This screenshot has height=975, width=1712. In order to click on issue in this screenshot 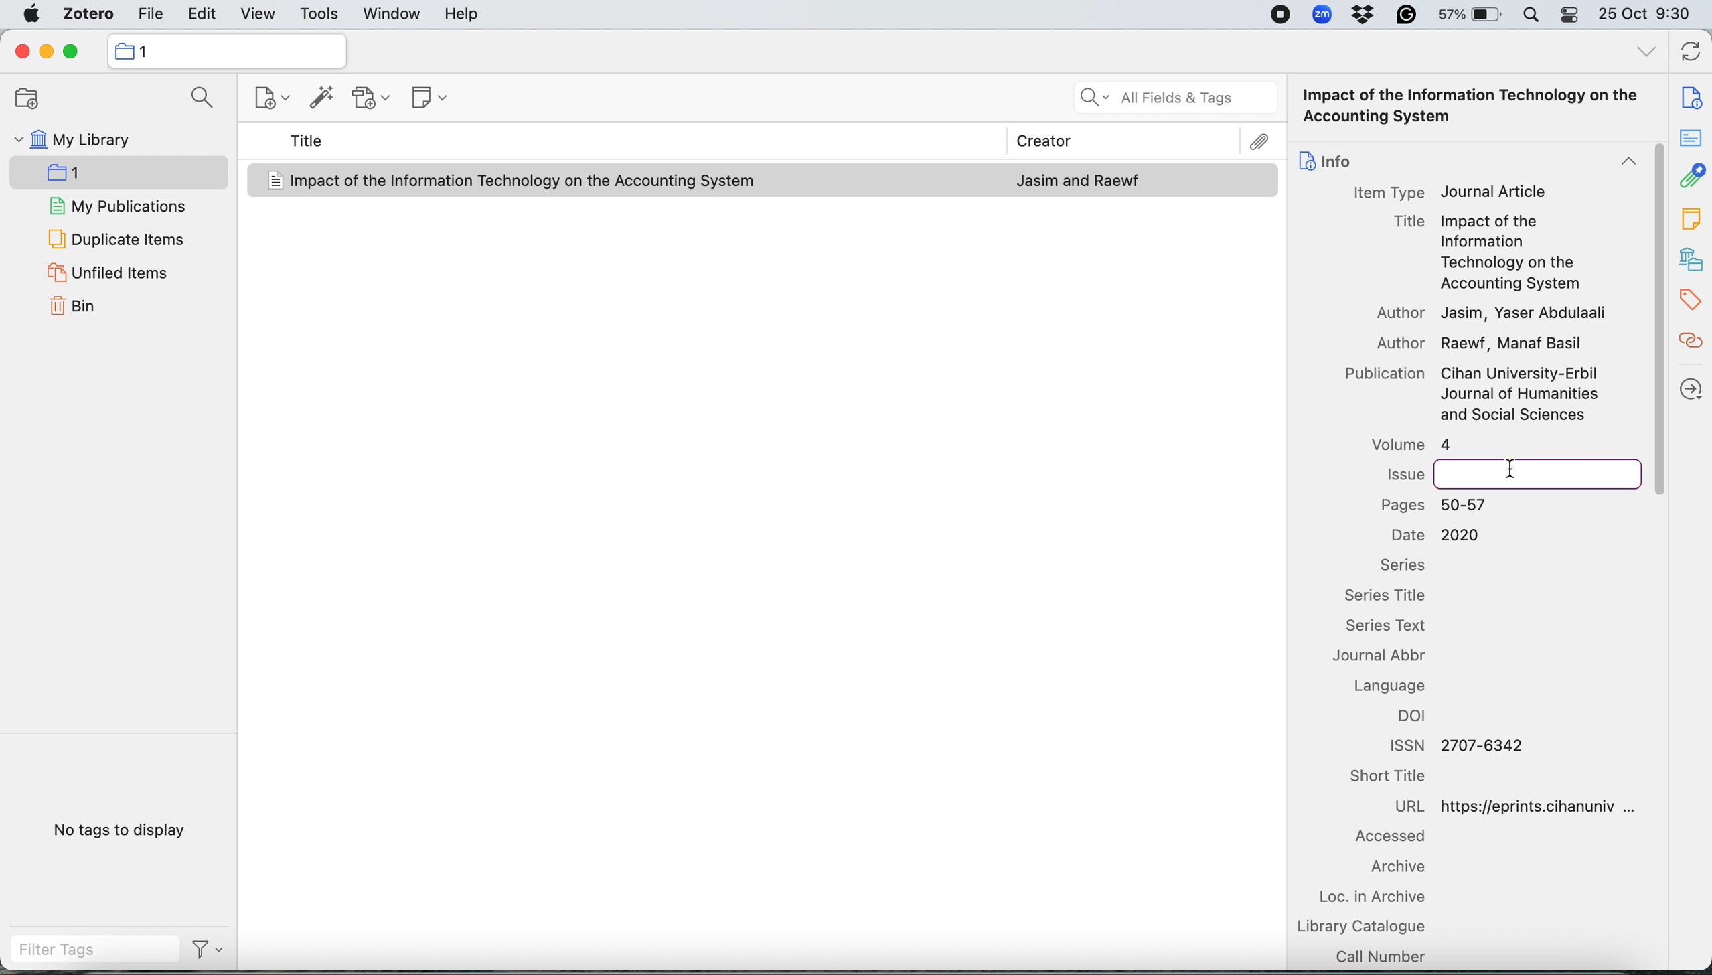, I will do `click(1404, 473)`.